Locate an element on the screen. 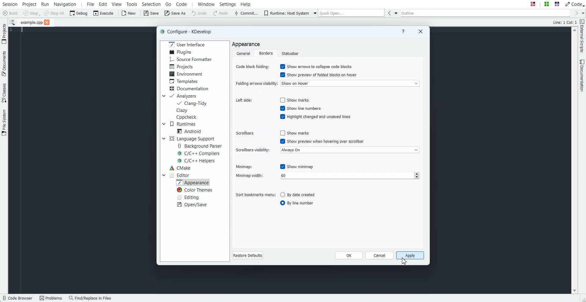  Drop down box is located at coordinates (163, 96).